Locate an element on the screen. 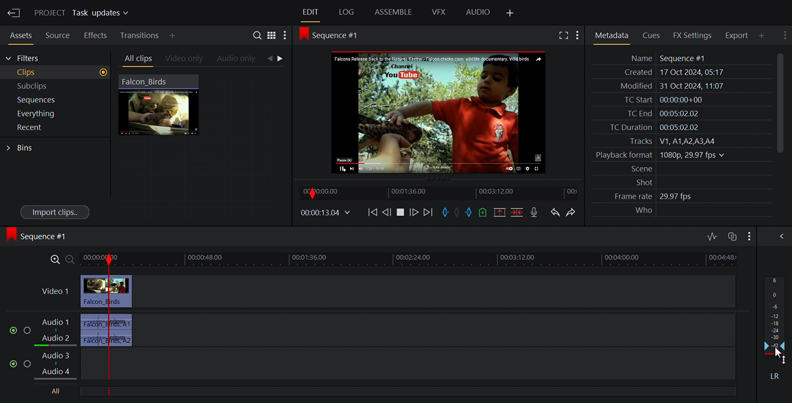 This screenshot has height=403, width=792. Navigation is located at coordinates (280, 60).